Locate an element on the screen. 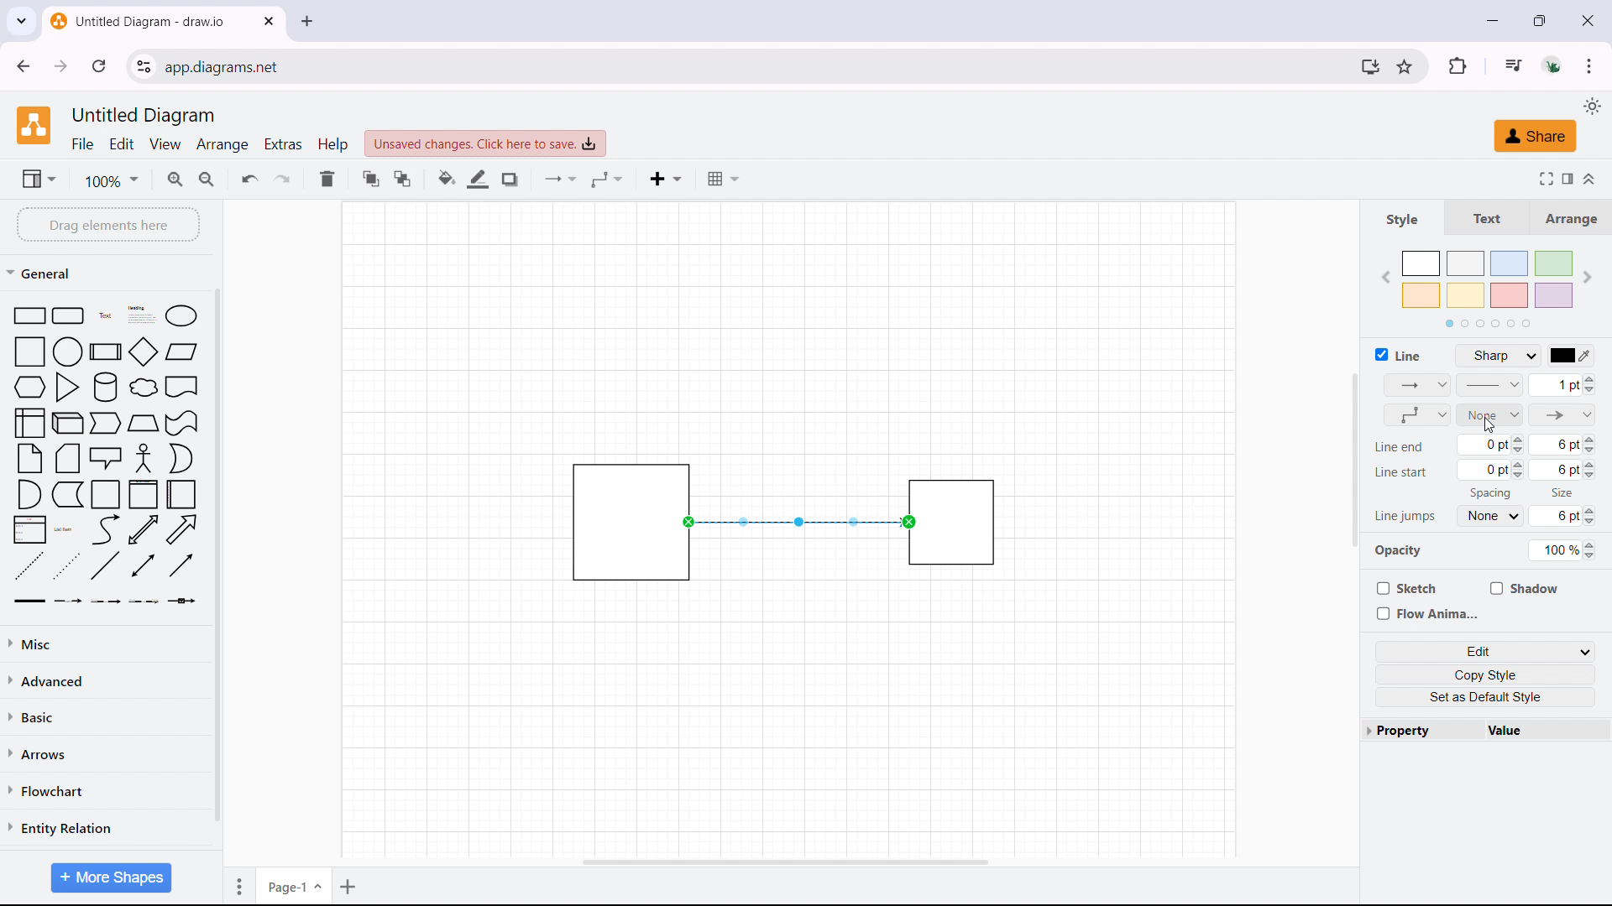 This screenshot has width=1612, height=906. shadow is located at coordinates (510, 179).